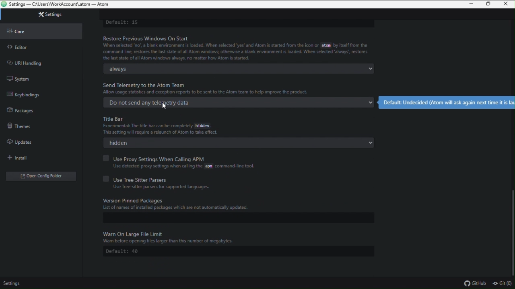 This screenshot has height=289, width=515. I want to click on  Settings — C:\Users\WorkAccount\.atom — Atom, so click(61, 4).